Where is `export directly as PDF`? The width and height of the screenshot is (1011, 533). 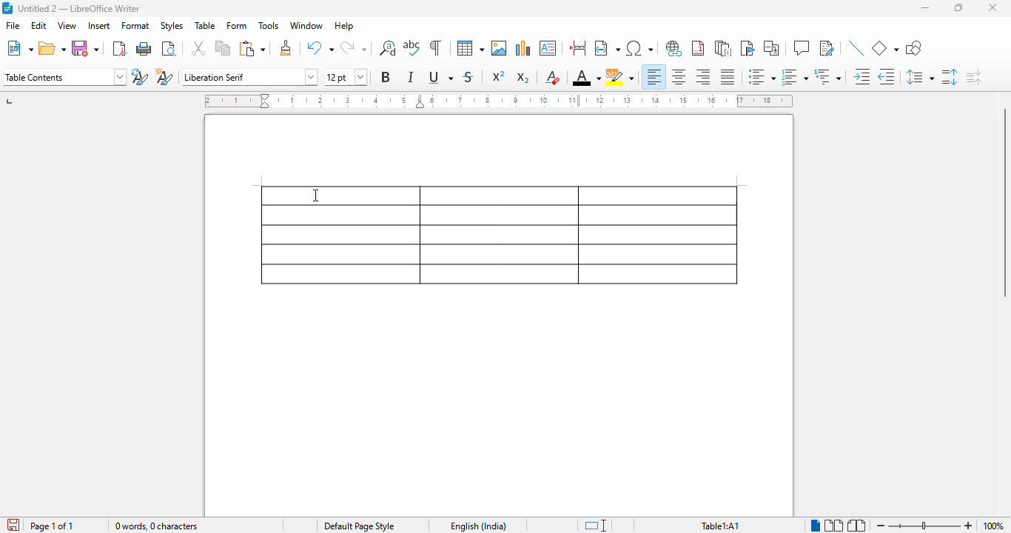
export directly as PDF is located at coordinates (119, 49).